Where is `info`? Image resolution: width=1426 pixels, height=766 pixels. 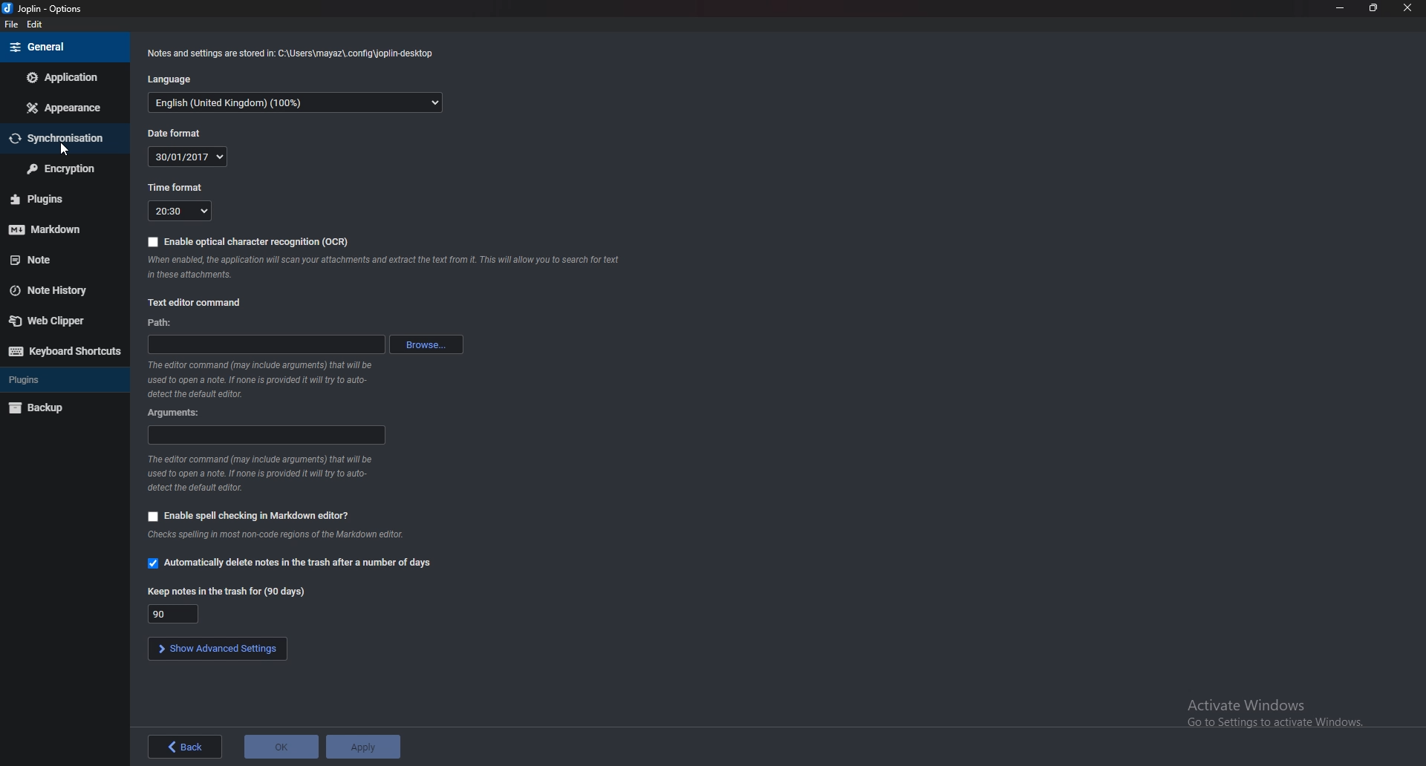 info is located at coordinates (387, 266).